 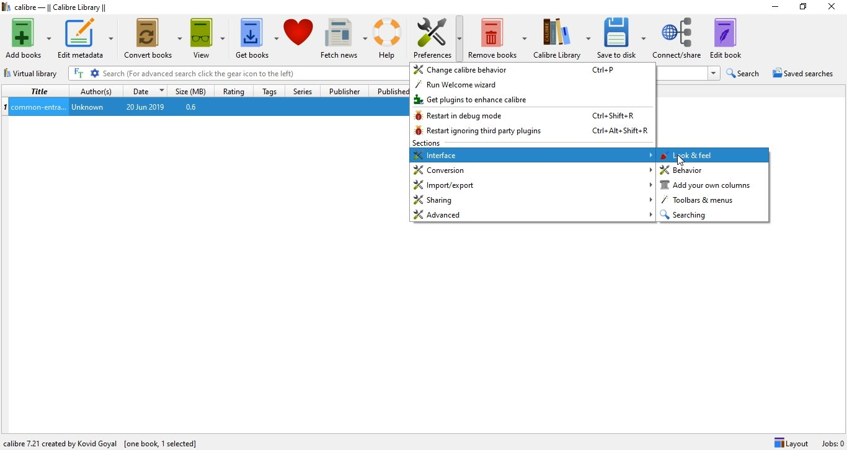 What do you see at coordinates (154, 37) in the screenshot?
I see `Convert books` at bounding box center [154, 37].